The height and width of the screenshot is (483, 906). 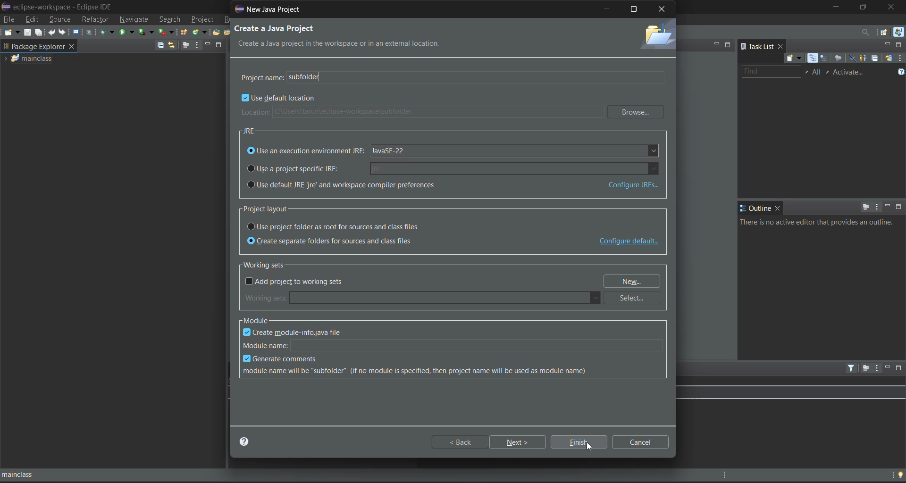 I want to click on refractor, so click(x=95, y=19).